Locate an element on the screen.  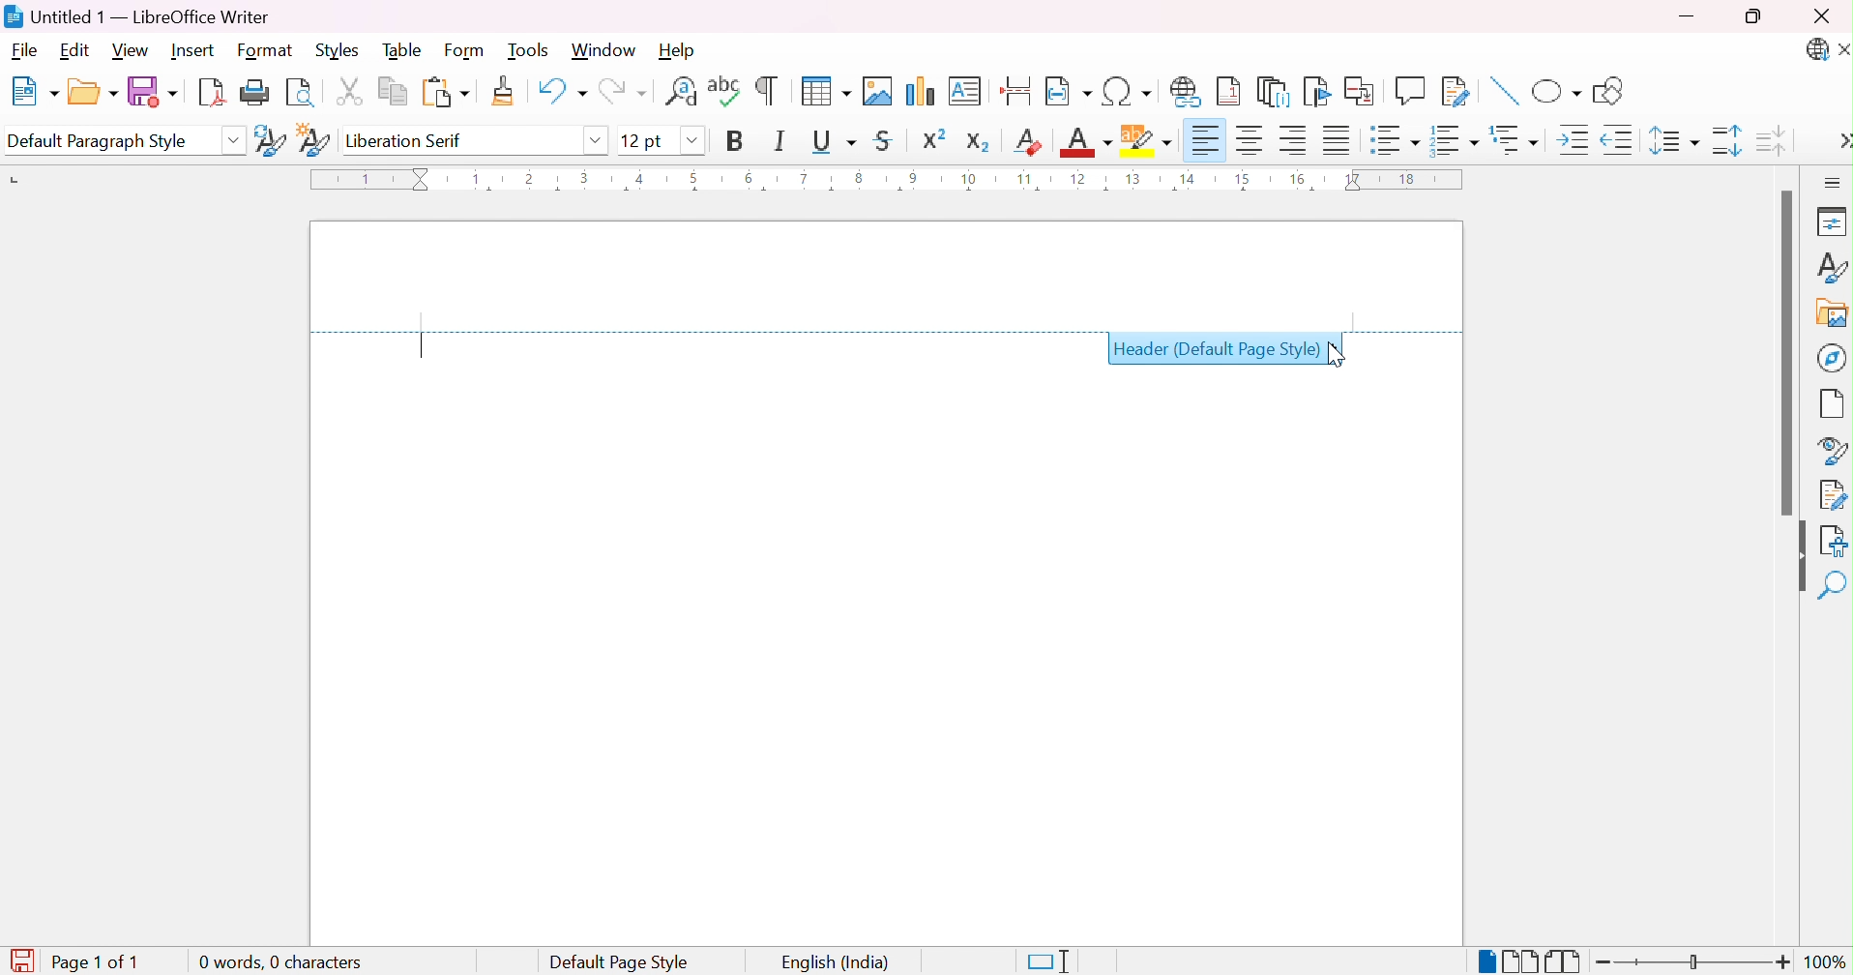
Default paragraph style is located at coordinates (101, 143).